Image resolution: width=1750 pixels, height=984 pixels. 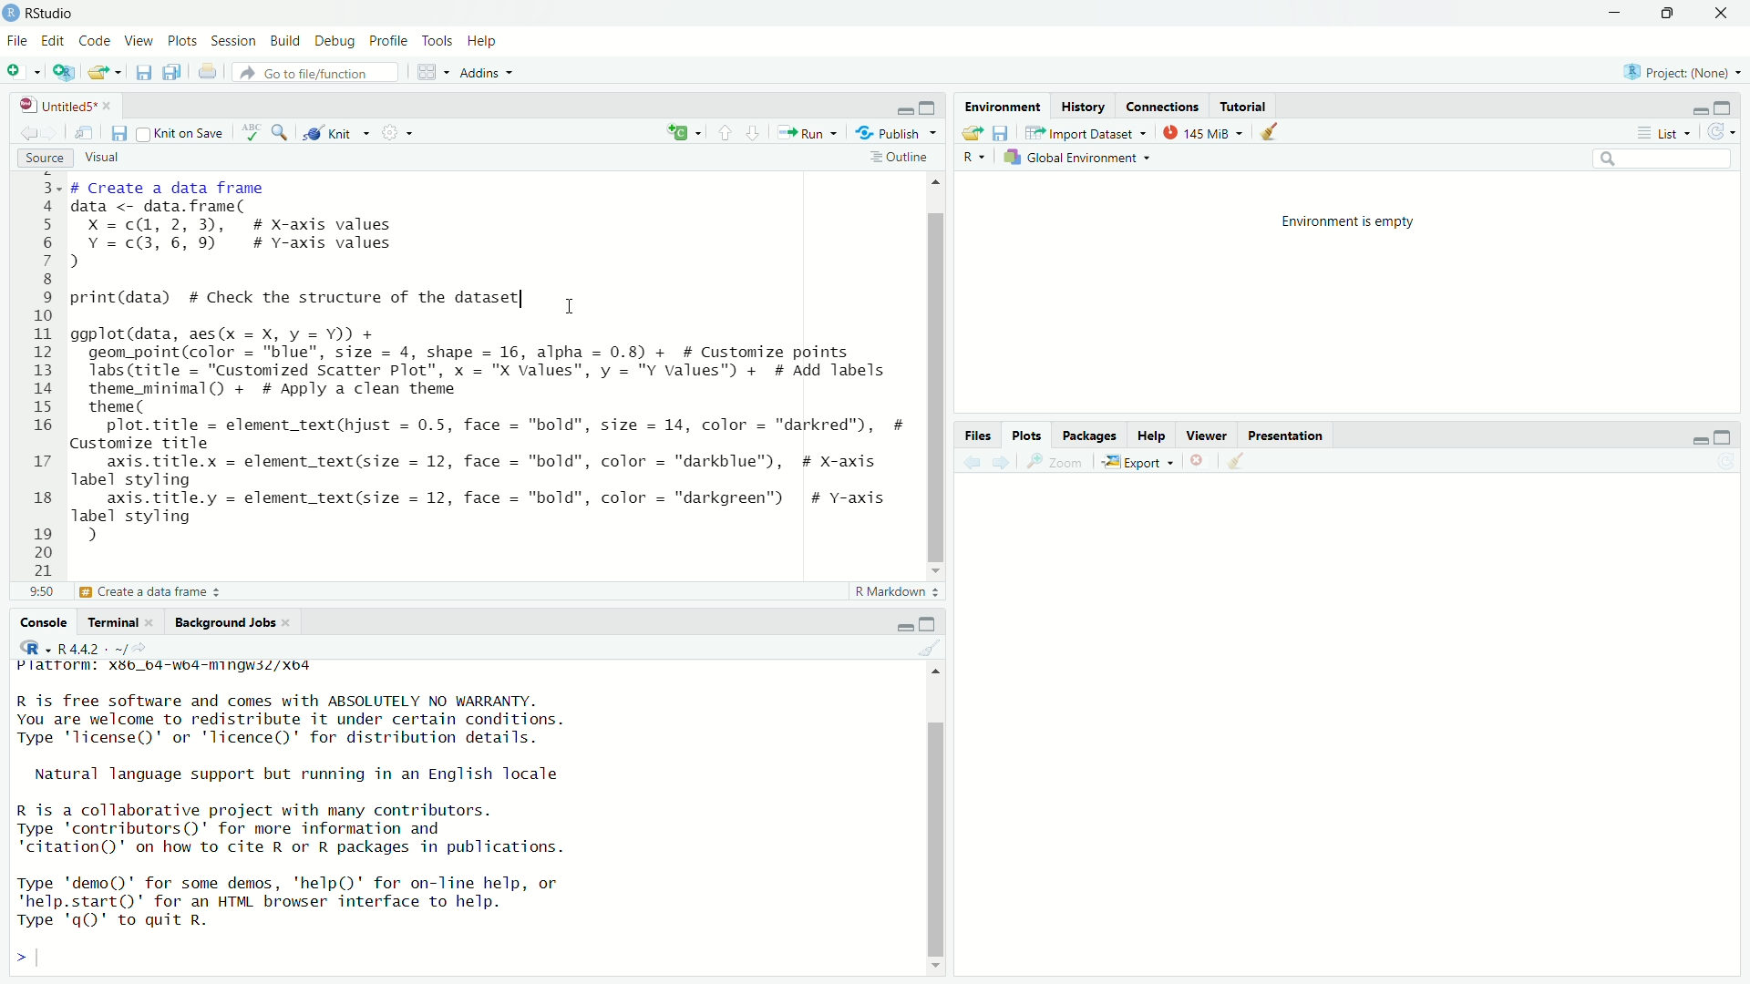 I want to click on Help, so click(x=481, y=40).